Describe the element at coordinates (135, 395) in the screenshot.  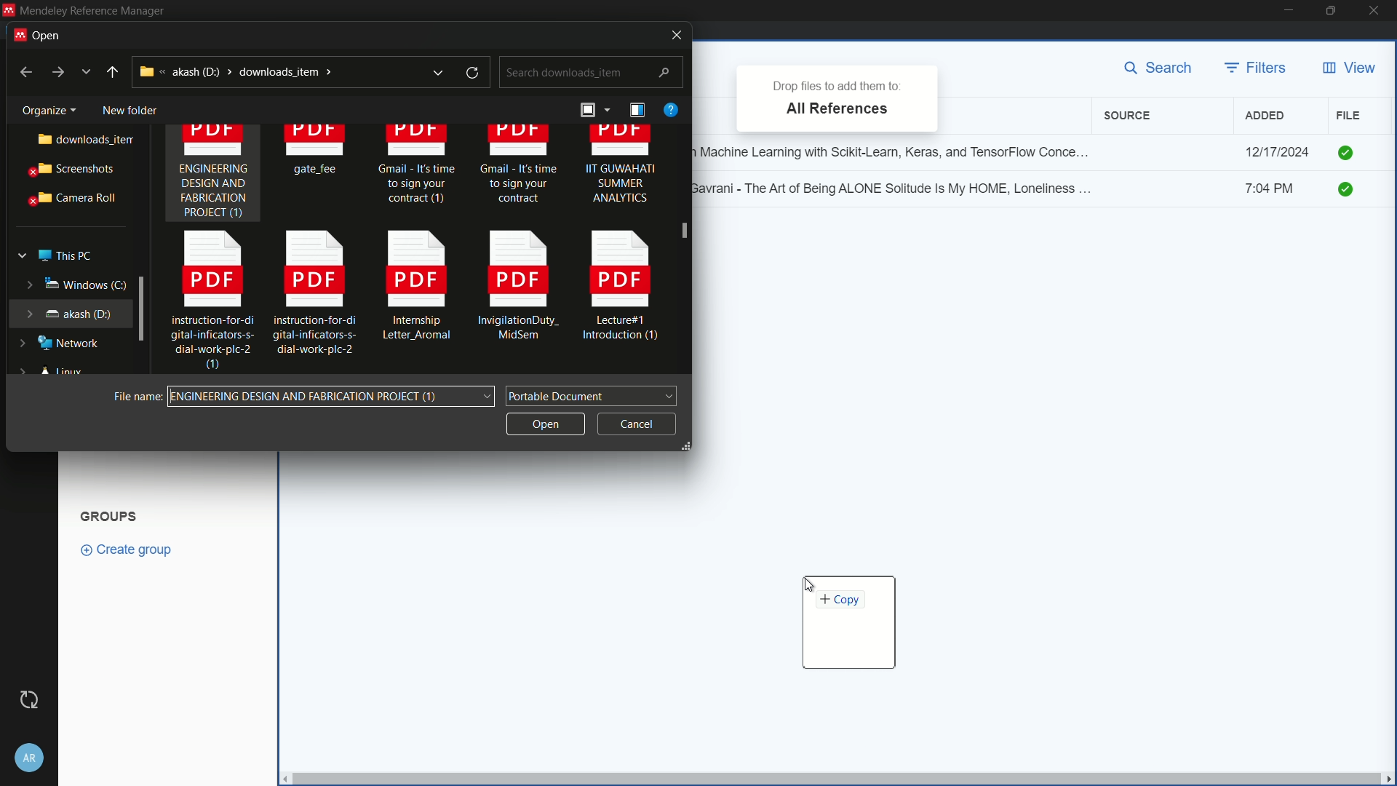
I see `file name` at that location.